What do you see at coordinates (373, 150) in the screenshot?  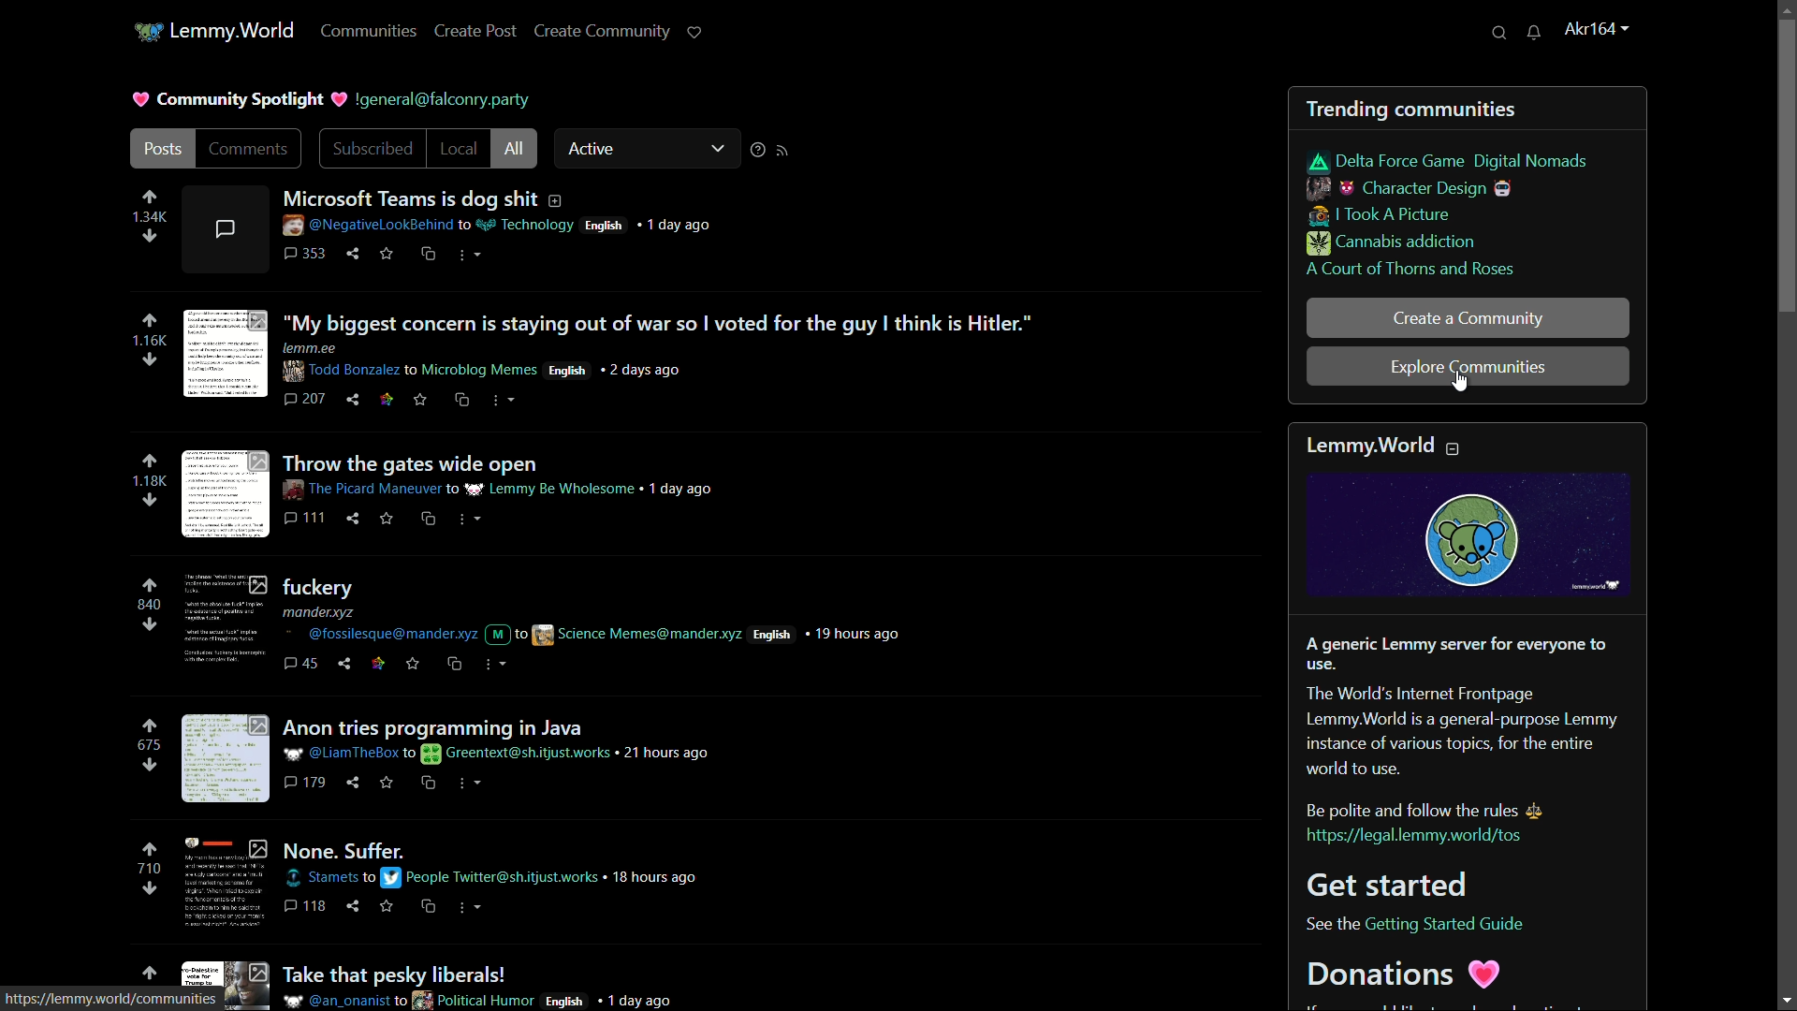 I see `subscribed` at bounding box center [373, 150].